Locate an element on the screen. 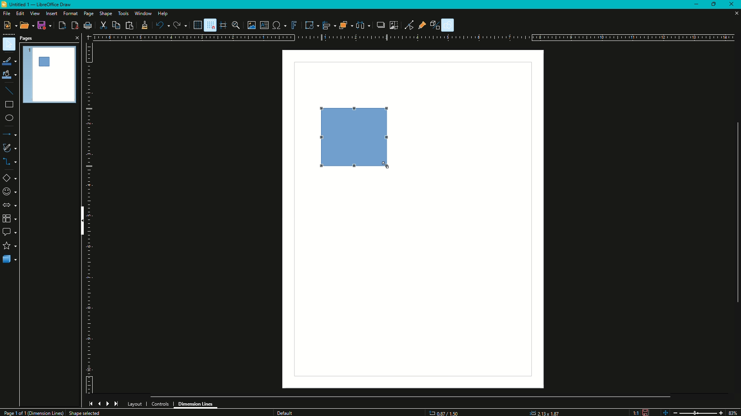  File is located at coordinates (6, 14).